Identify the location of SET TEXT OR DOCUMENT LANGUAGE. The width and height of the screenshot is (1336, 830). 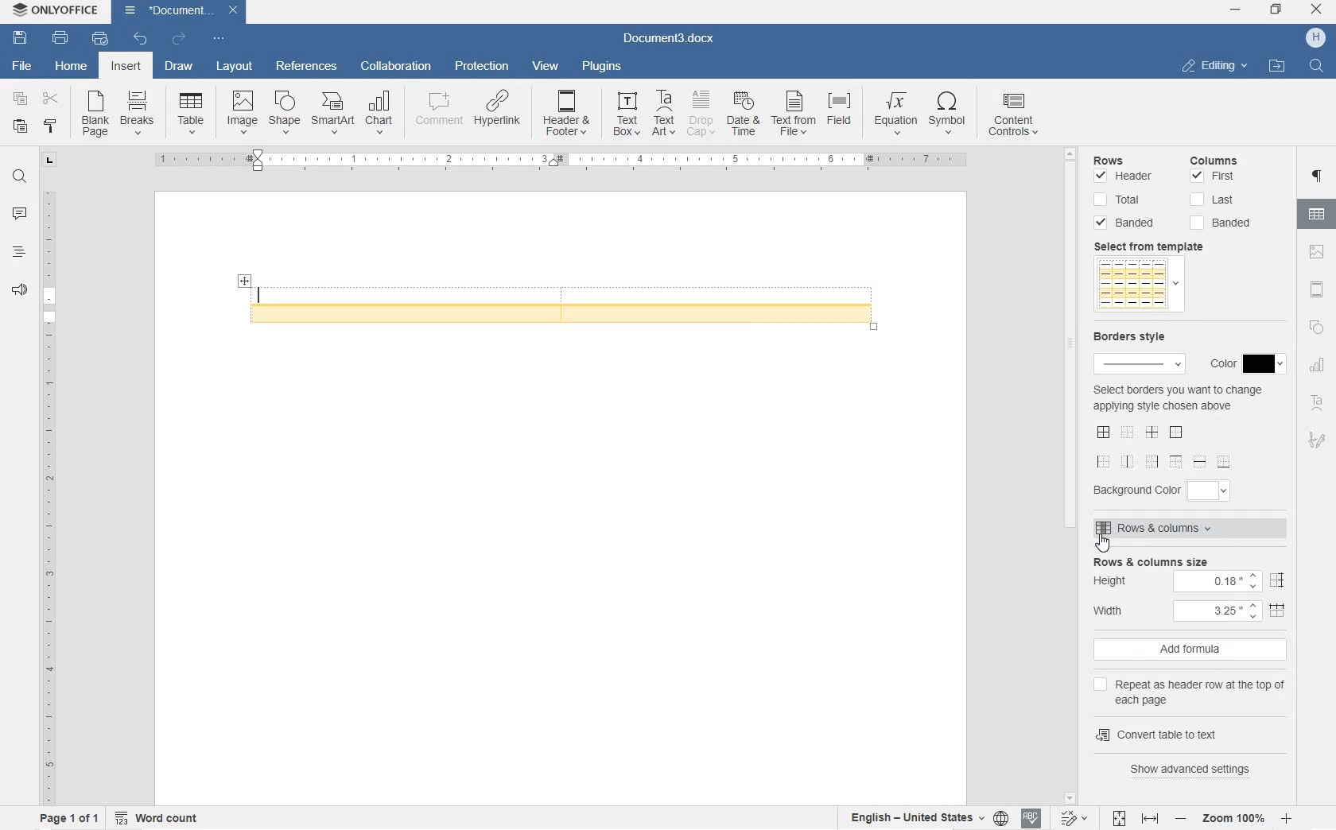
(924, 816).